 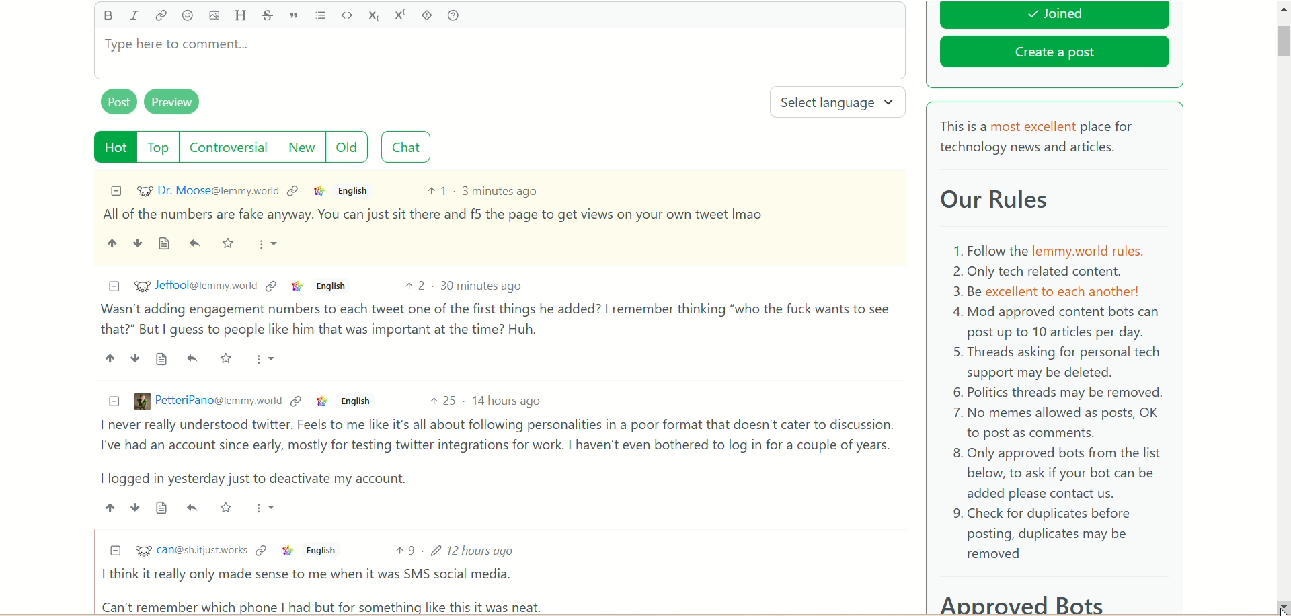 What do you see at coordinates (434, 215) in the screenshot?
I see `All of the numbers are fake anyway. You can just sit there and f5 the page to get views on your own tweet Imao` at bounding box center [434, 215].